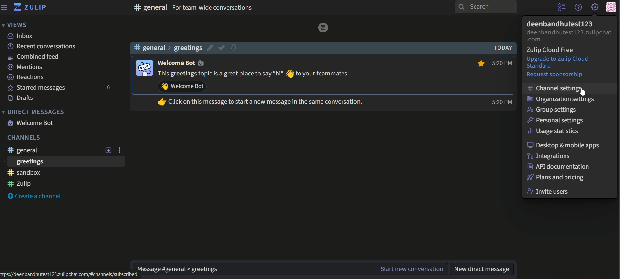 Image resolution: width=620 pixels, height=279 pixels. I want to click on email, so click(569, 35).